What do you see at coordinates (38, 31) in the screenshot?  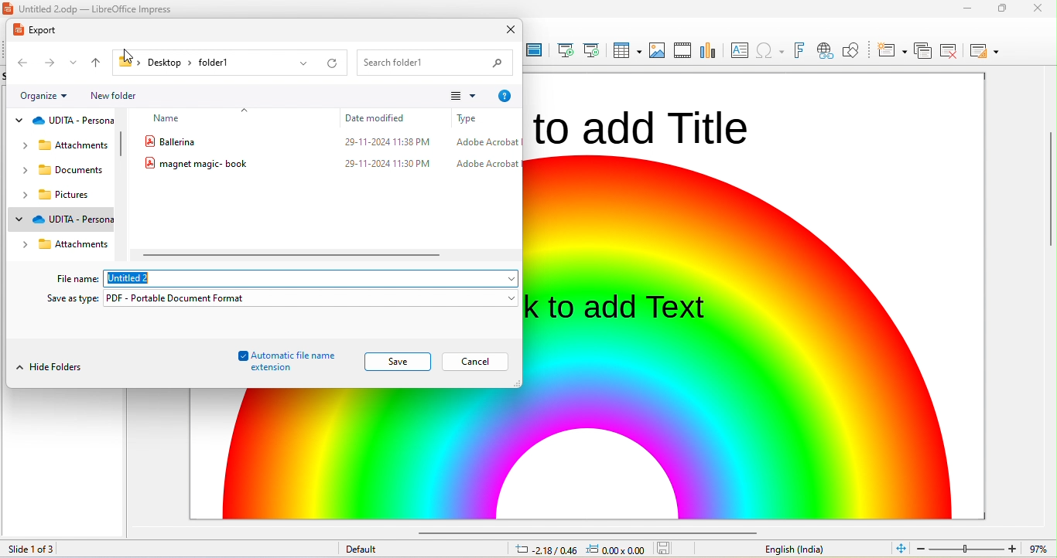 I see `export` at bounding box center [38, 31].